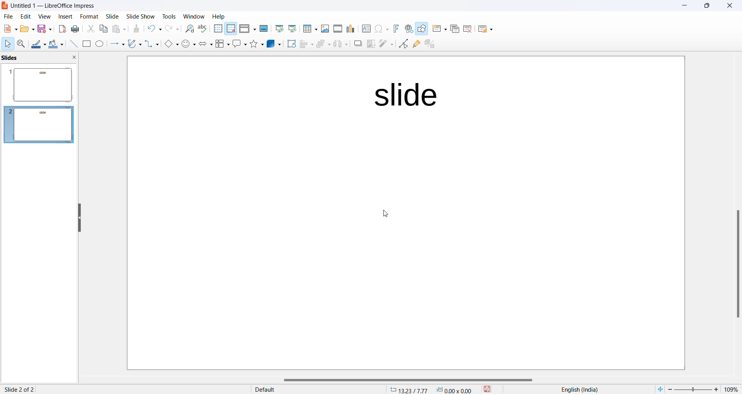 Image resolution: width=742 pixels, height=394 pixels. Describe the element at coordinates (264, 29) in the screenshot. I see `Master slide` at that location.